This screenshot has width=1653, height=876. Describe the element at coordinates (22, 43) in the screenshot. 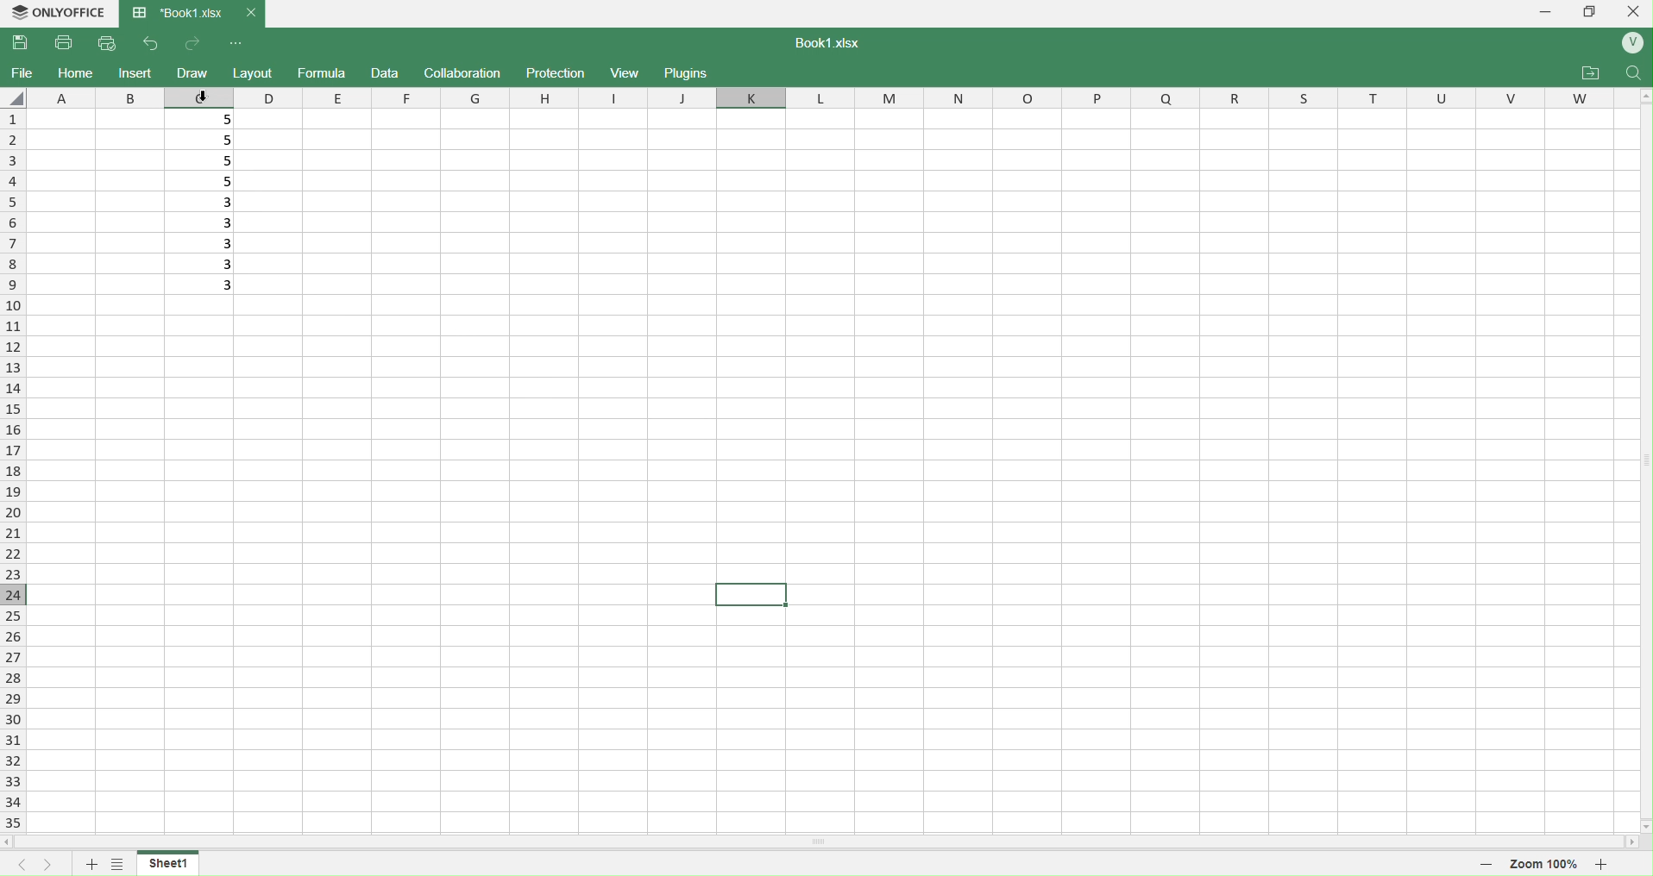

I see `Save` at that location.